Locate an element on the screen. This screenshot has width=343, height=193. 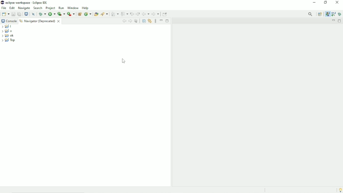
Project is located at coordinates (51, 8).